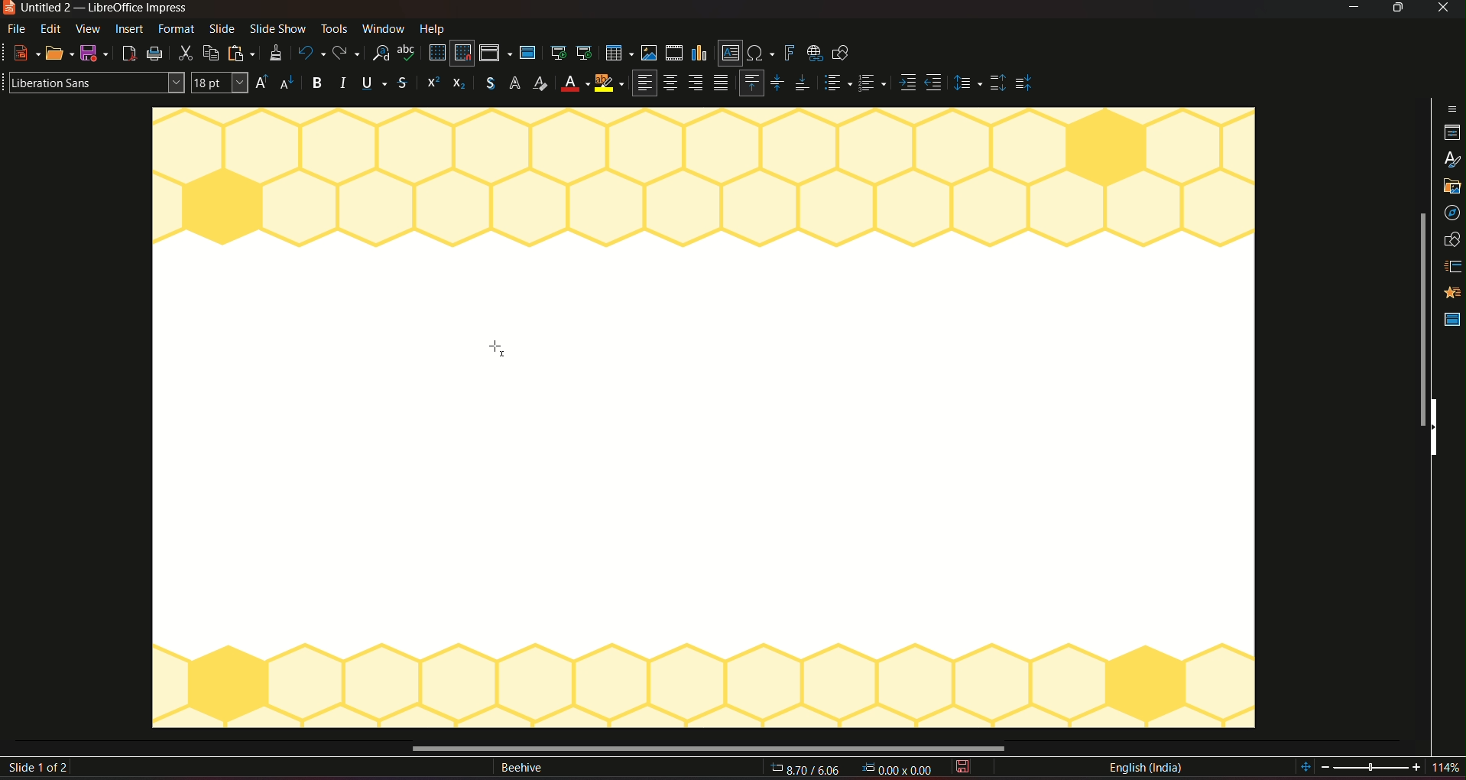 The width and height of the screenshot is (1466, 780). What do you see at coordinates (222, 83) in the screenshot?
I see `font size` at bounding box center [222, 83].